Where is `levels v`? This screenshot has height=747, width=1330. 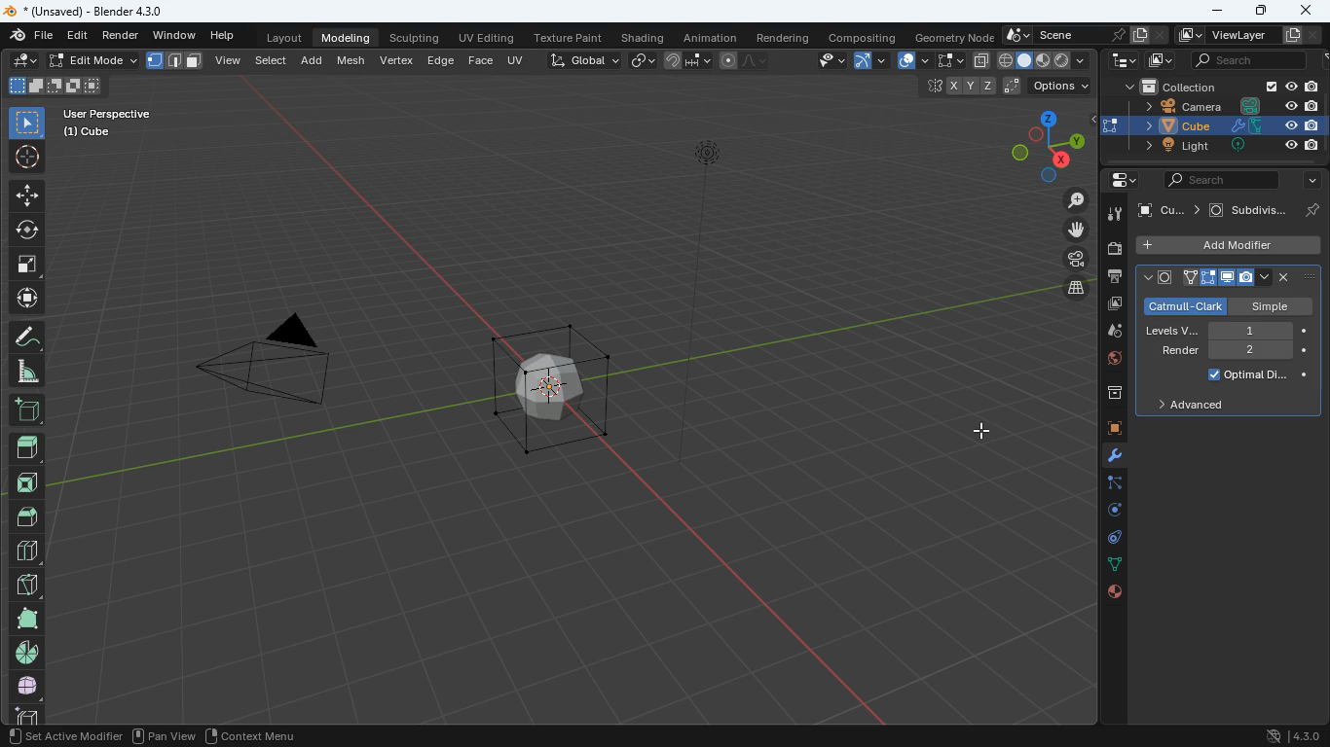 levels v is located at coordinates (1219, 331).